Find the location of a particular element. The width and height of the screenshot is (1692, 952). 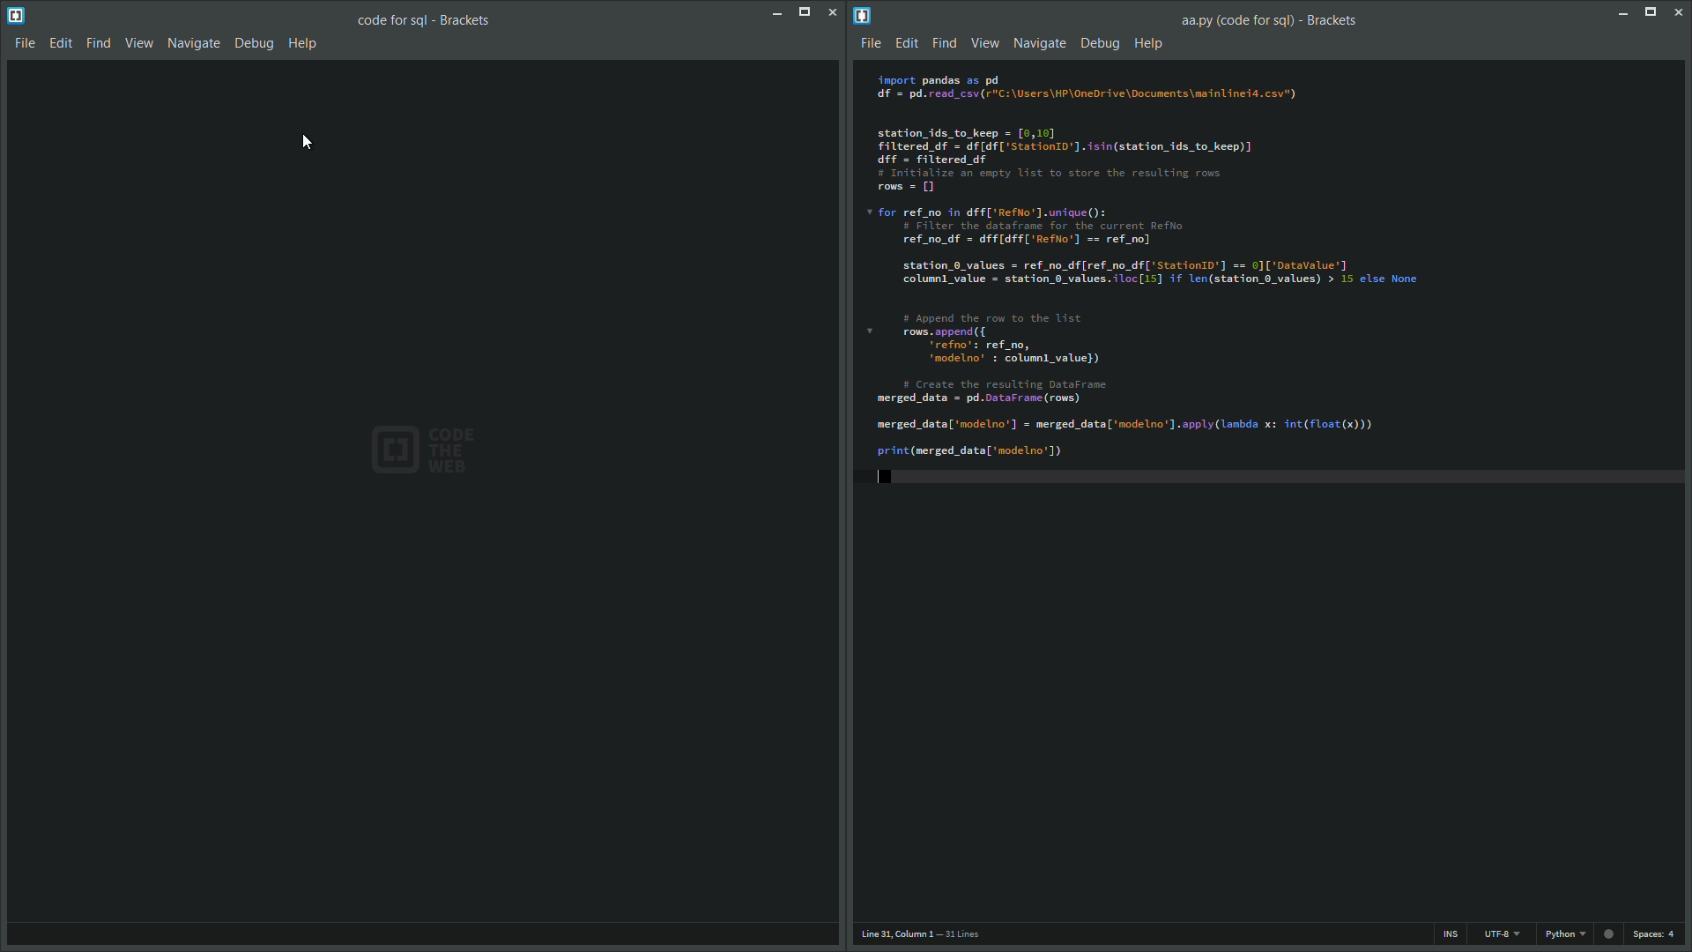

Navigate is located at coordinates (196, 44).